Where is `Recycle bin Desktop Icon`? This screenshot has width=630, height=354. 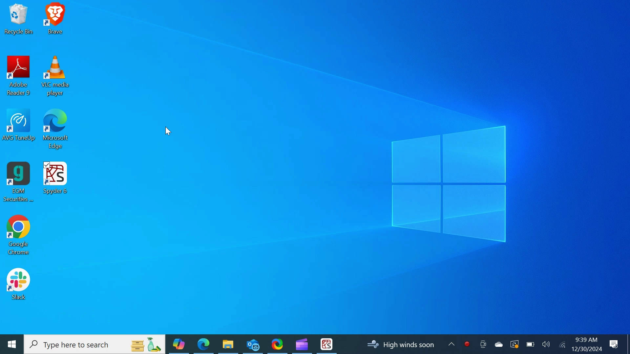 Recycle bin Desktop Icon is located at coordinates (18, 20).